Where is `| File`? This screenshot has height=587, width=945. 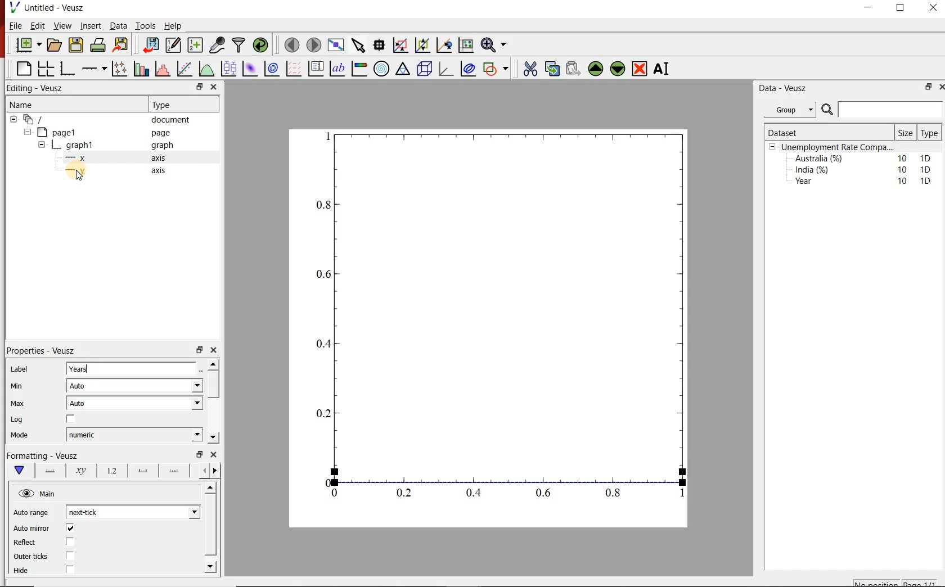
| File is located at coordinates (13, 25).